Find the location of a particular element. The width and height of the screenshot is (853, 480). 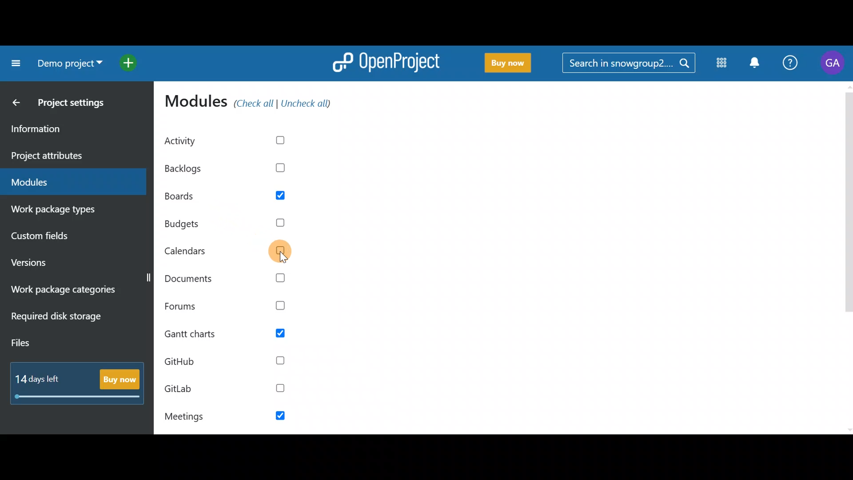

Scroll bar is located at coordinates (848, 259).